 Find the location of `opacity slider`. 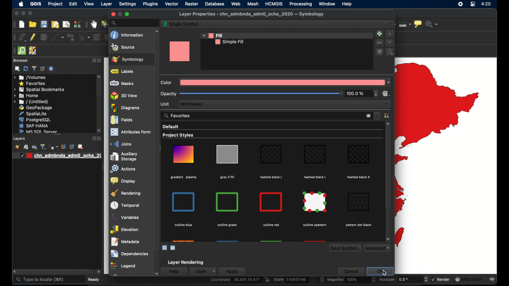

opacity slider is located at coordinates (261, 94).